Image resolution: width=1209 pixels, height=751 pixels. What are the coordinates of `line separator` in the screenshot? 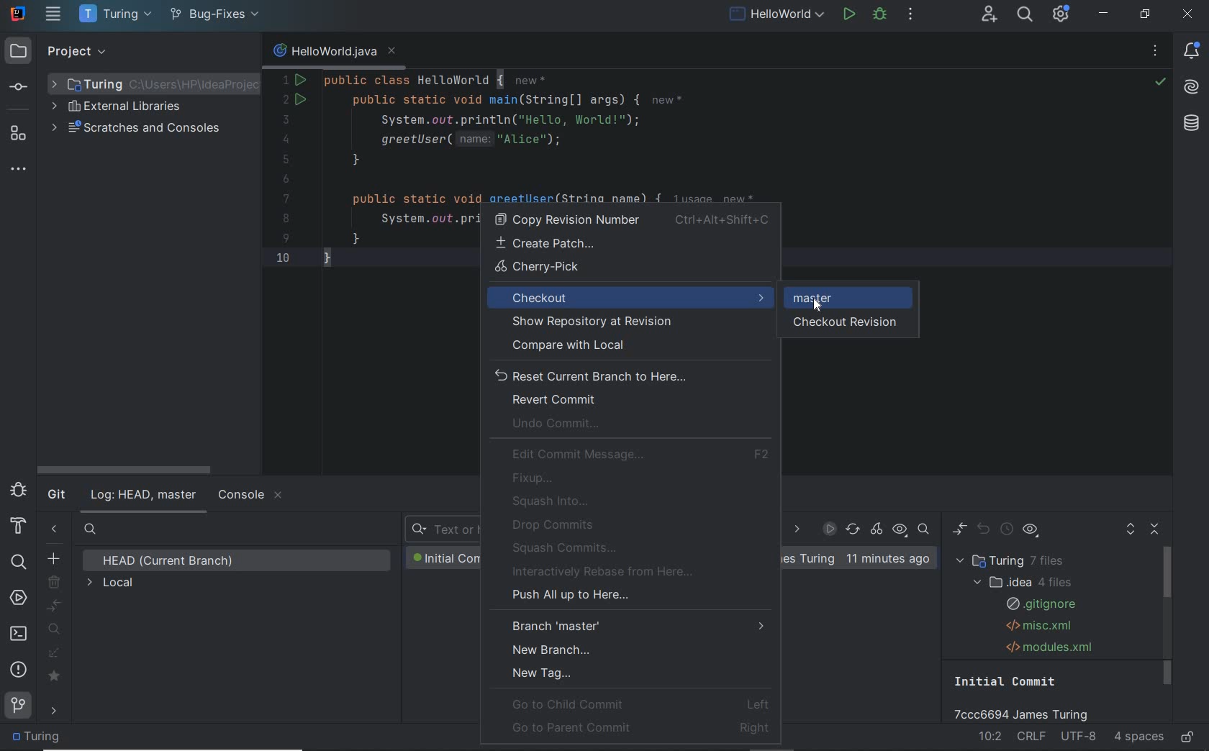 It's located at (1033, 737).